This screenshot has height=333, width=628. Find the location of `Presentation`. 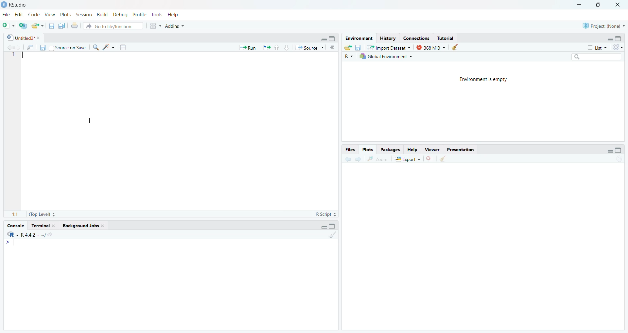

Presentation is located at coordinates (462, 149).